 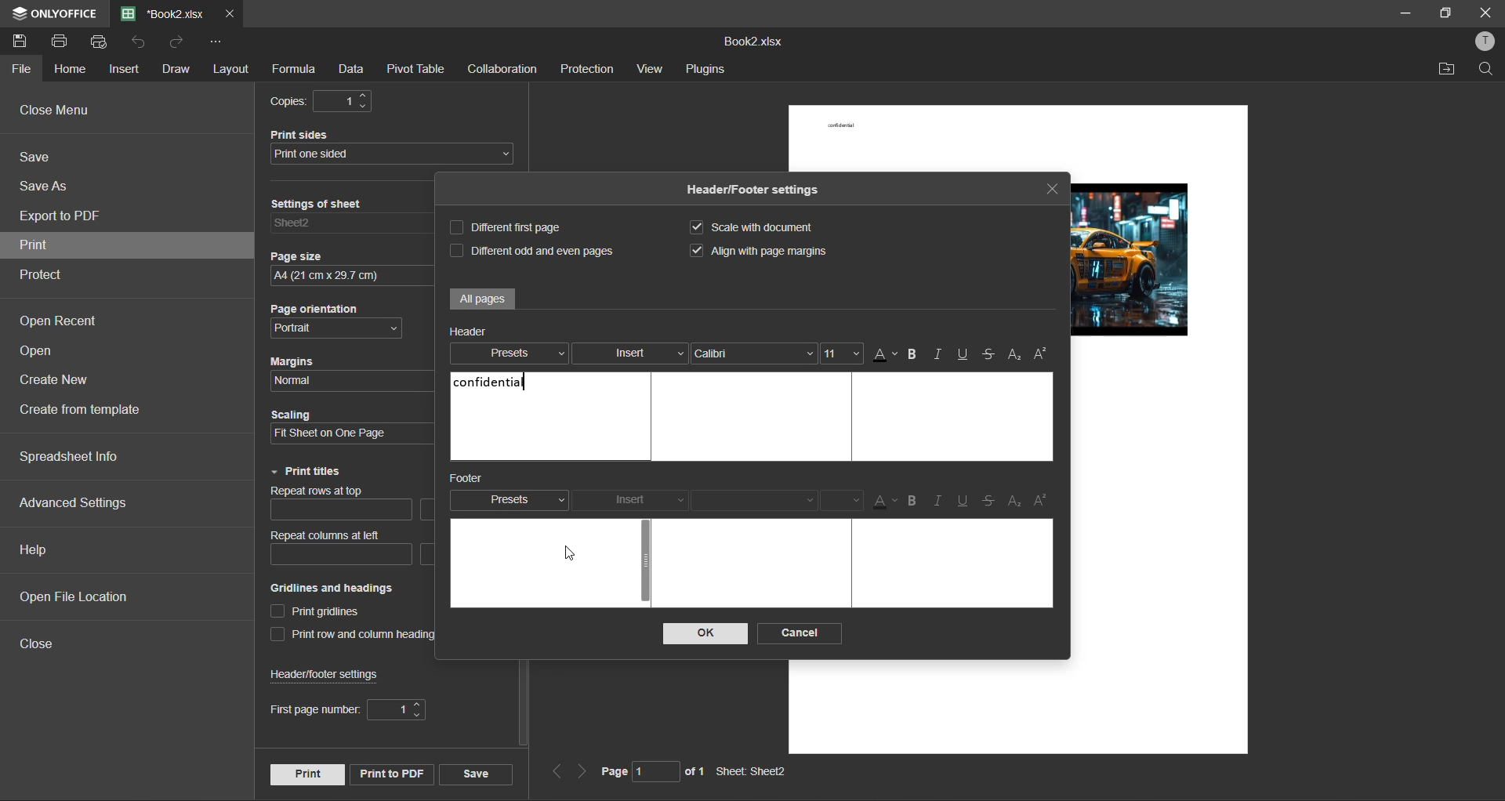 I want to click on font style, so click(x=755, y=501).